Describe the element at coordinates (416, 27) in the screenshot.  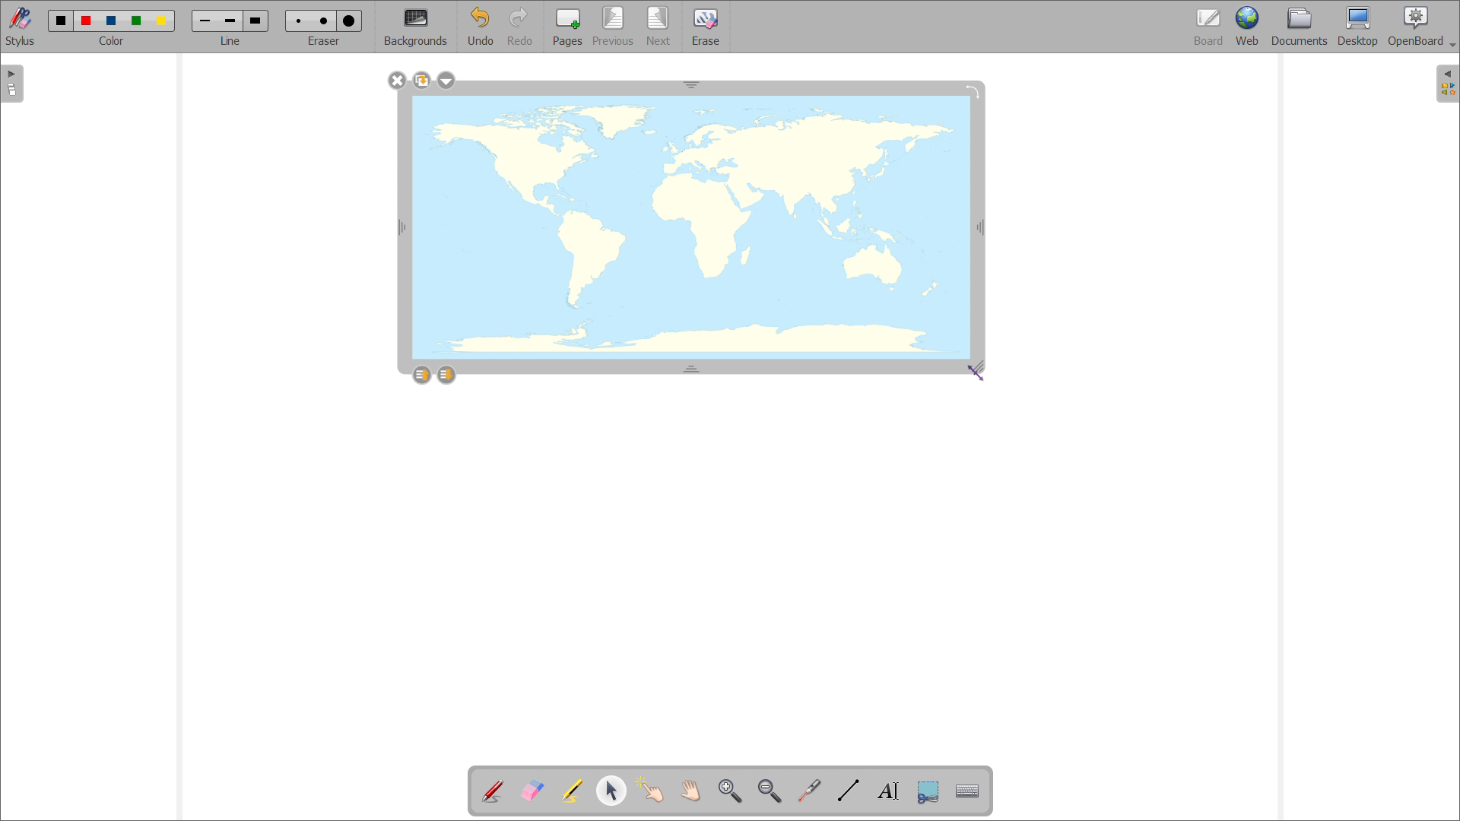
I see `backgrounds` at that location.